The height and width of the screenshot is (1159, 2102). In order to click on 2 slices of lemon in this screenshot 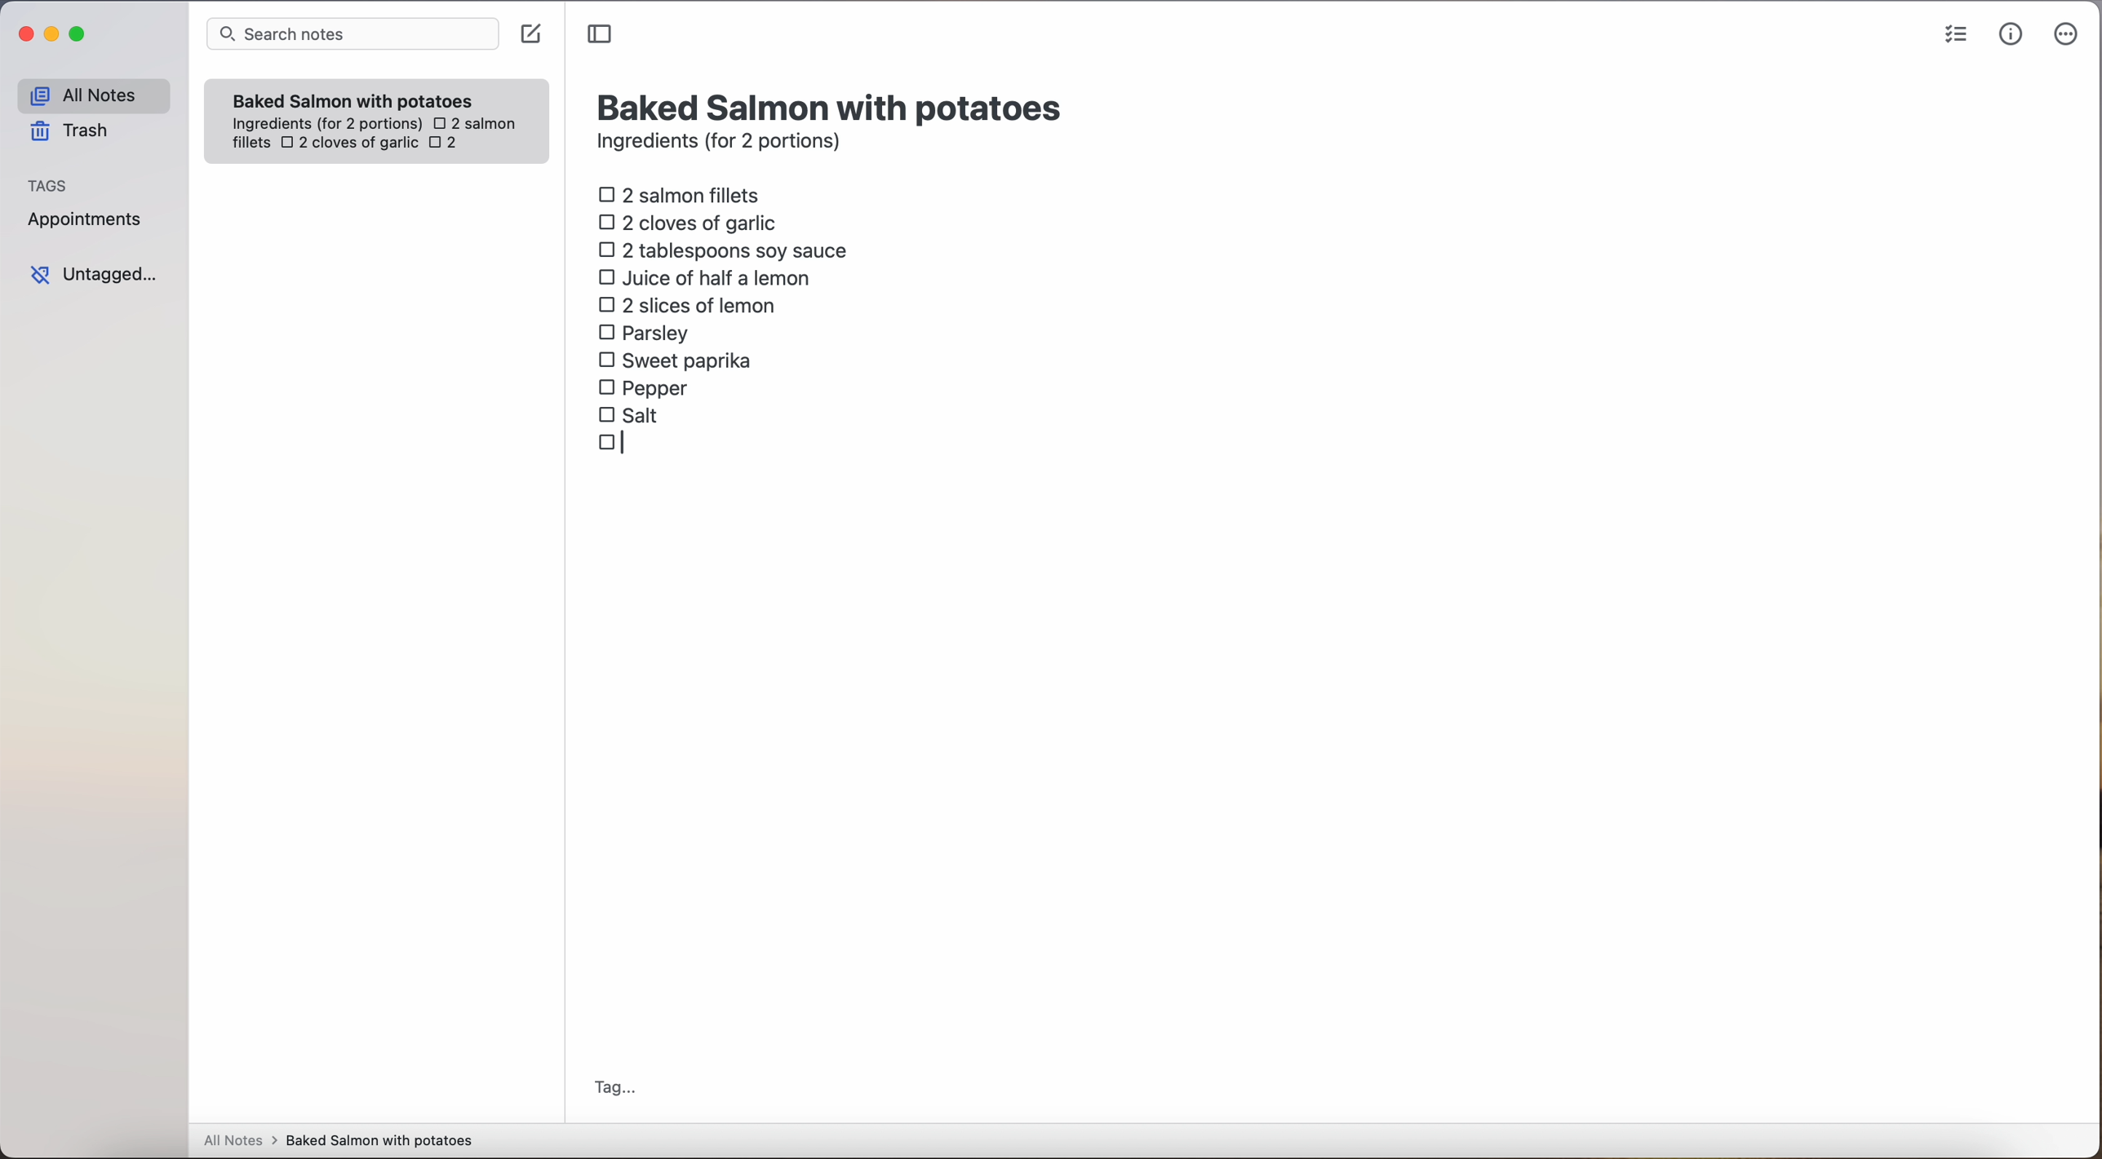, I will do `click(688, 305)`.